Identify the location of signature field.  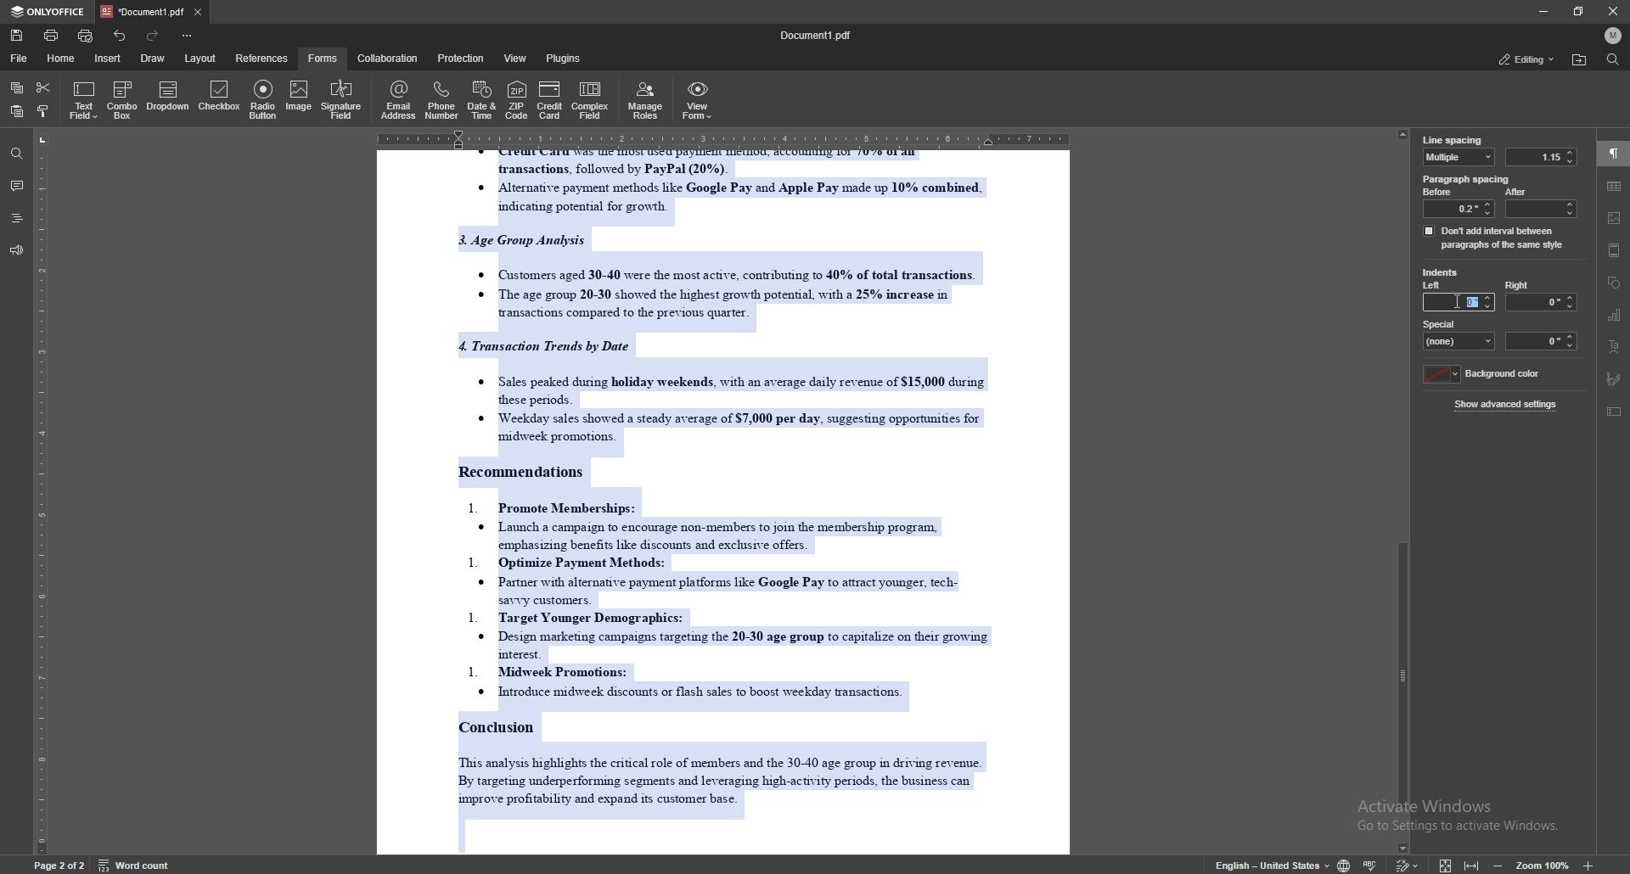
(1615, 379).